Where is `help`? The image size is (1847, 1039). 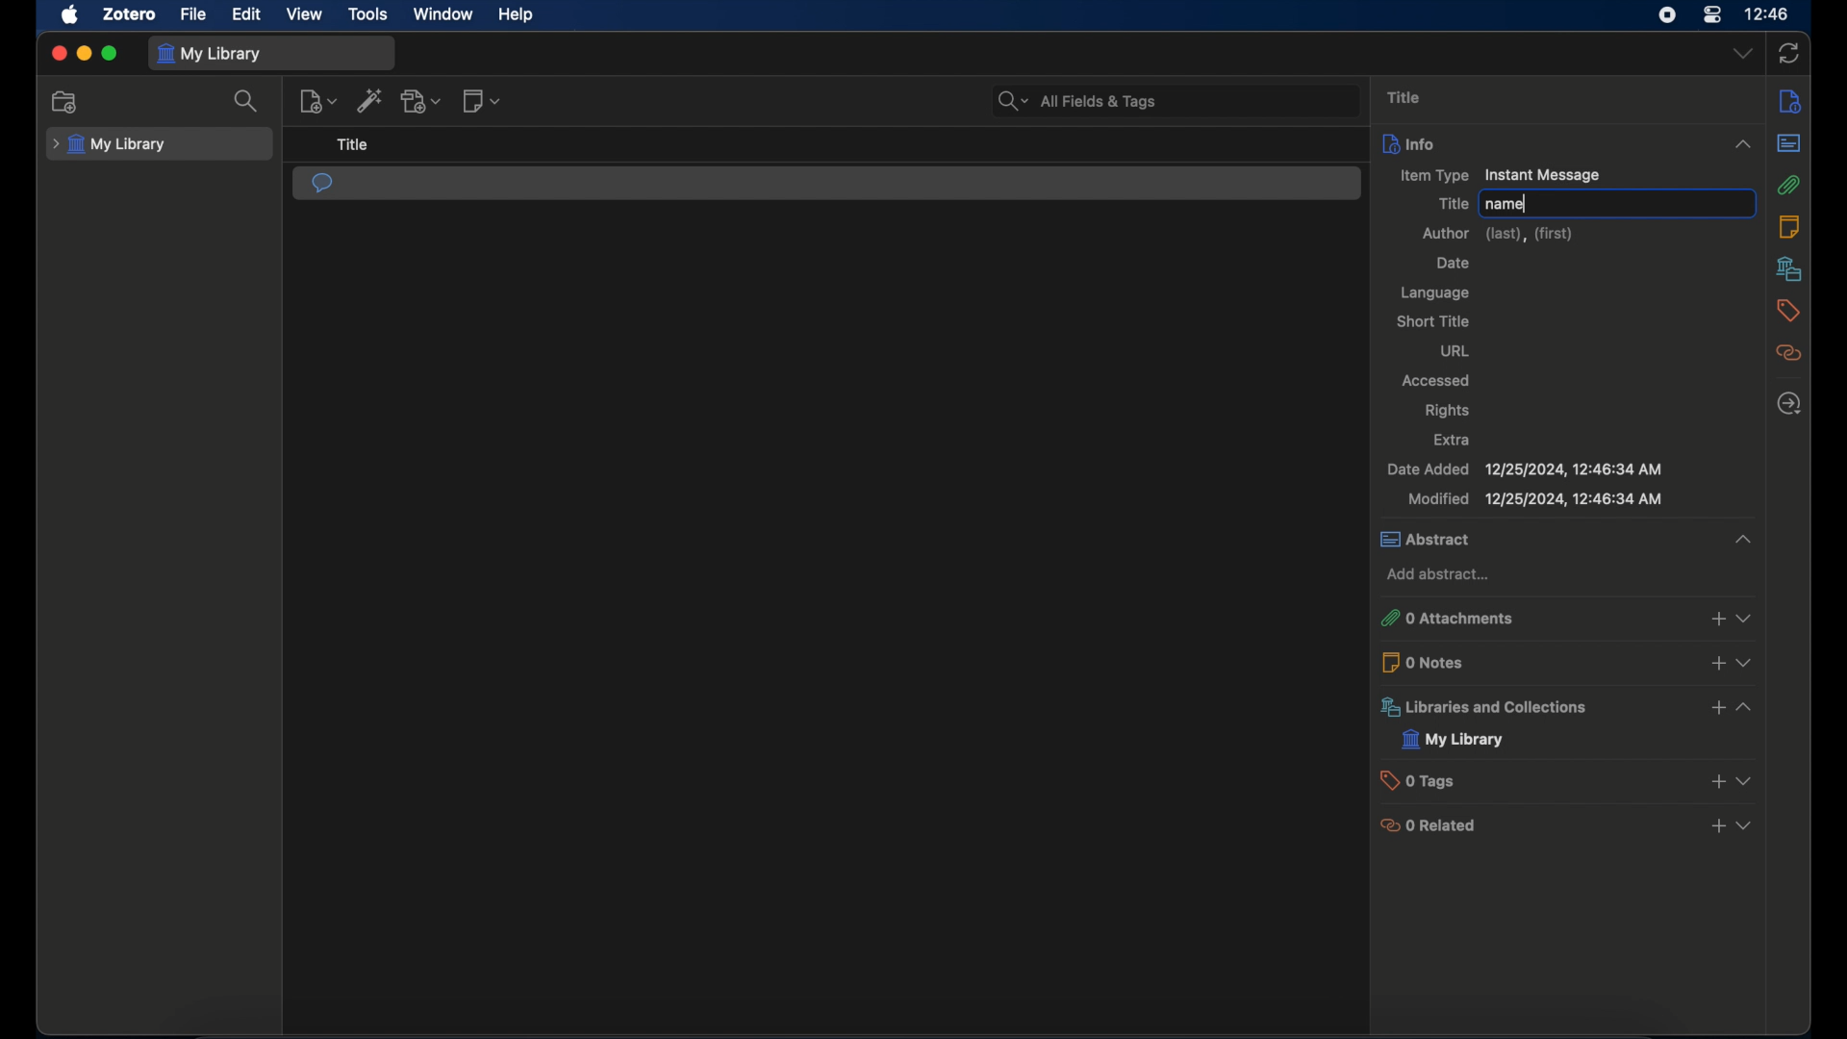
help is located at coordinates (518, 15).